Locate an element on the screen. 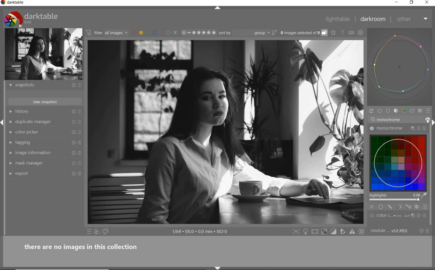 The image size is (435, 270). module...V5.0 JPEG is located at coordinates (389, 231).